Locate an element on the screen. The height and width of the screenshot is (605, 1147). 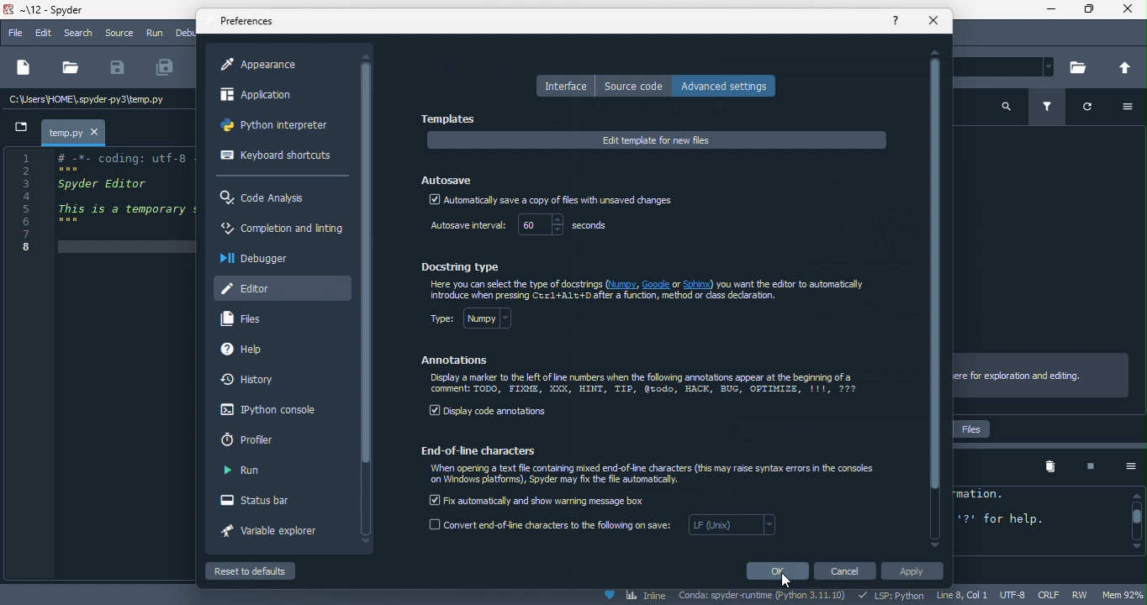
temp.py is located at coordinates (66, 132).